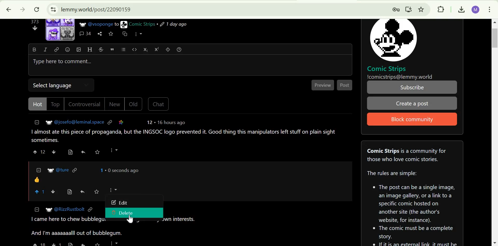 This screenshot has height=246, width=498. I want to click on cross-post, so click(124, 33).